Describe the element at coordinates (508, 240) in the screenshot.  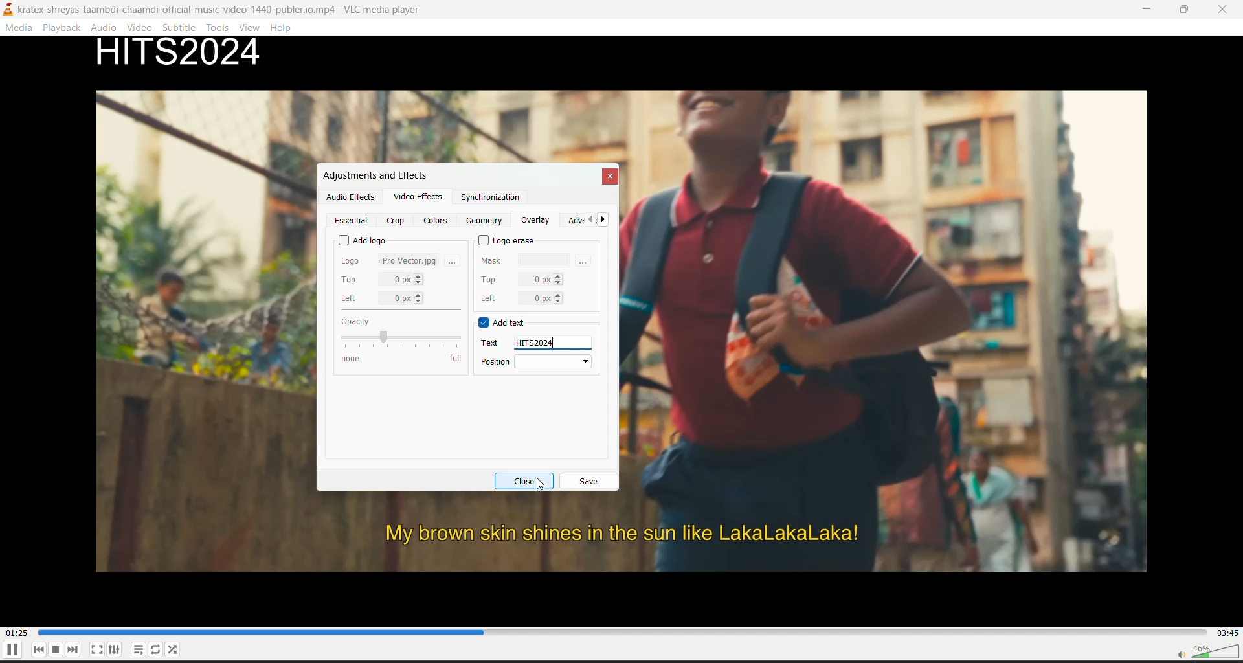
I see `logo erase` at that location.